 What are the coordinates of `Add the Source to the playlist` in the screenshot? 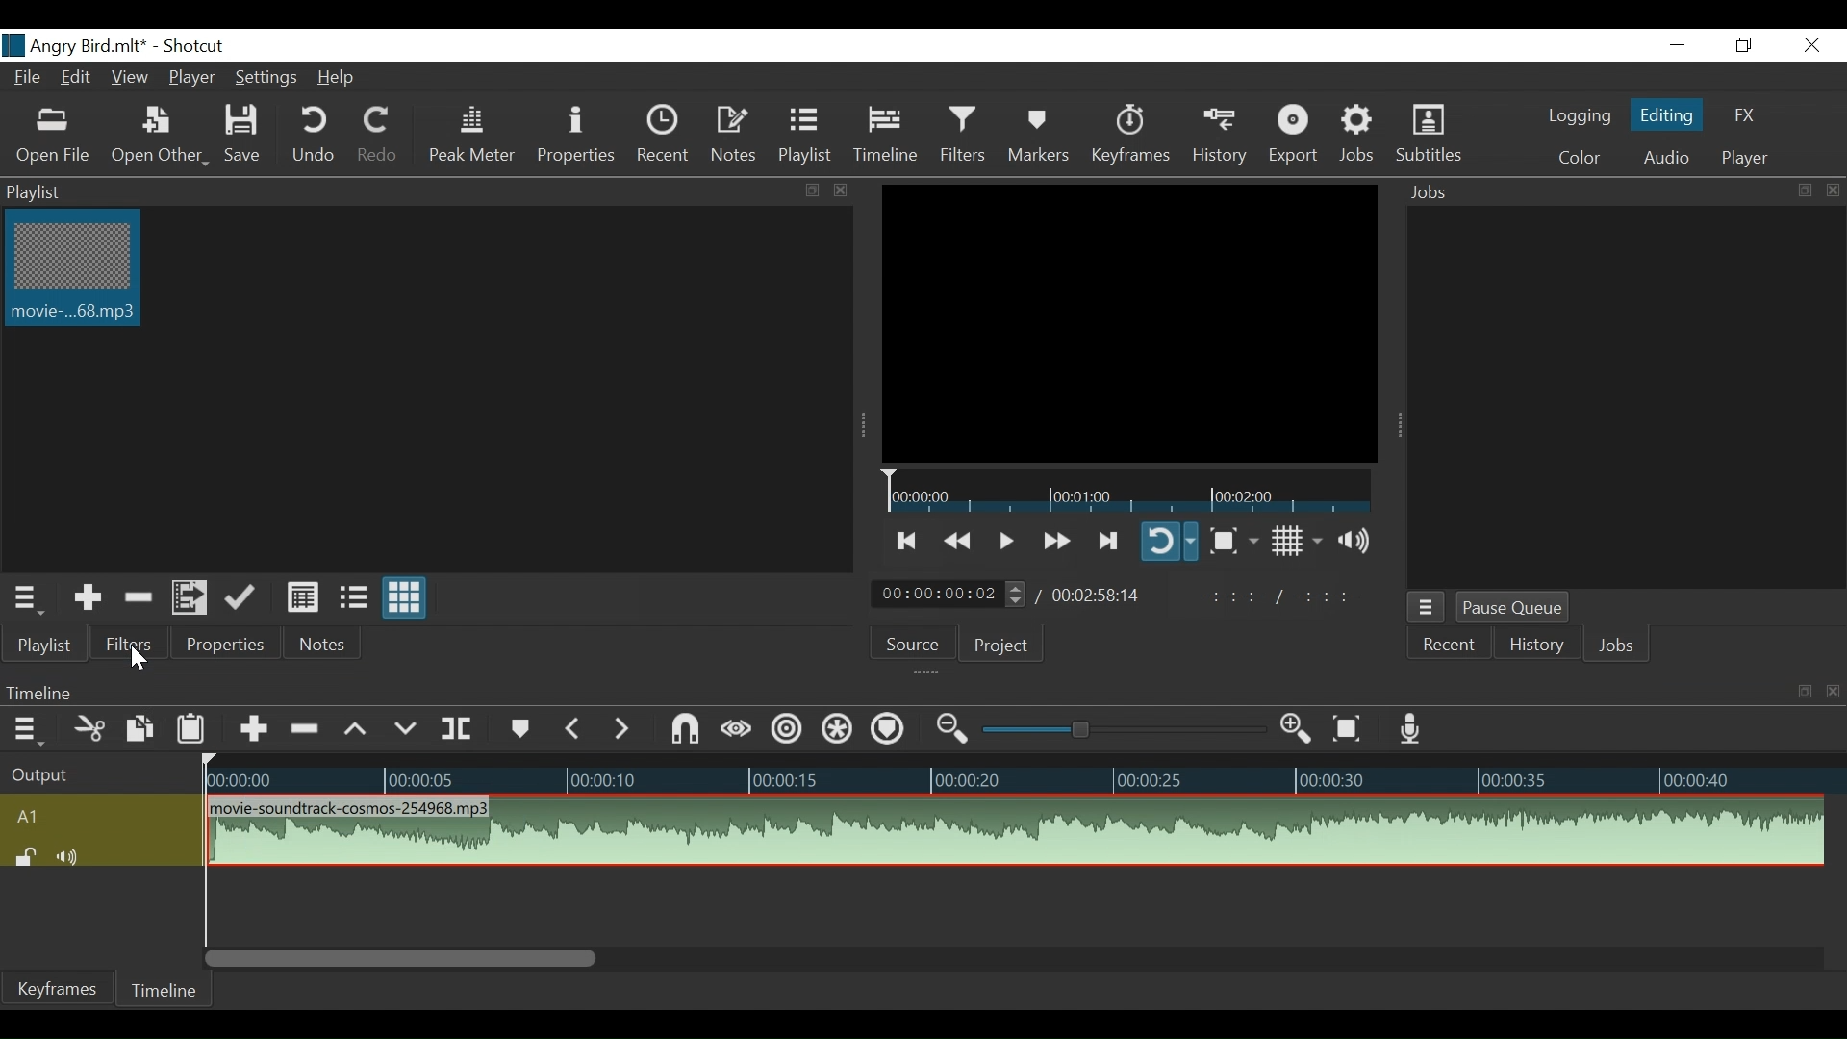 It's located at (89, 598).